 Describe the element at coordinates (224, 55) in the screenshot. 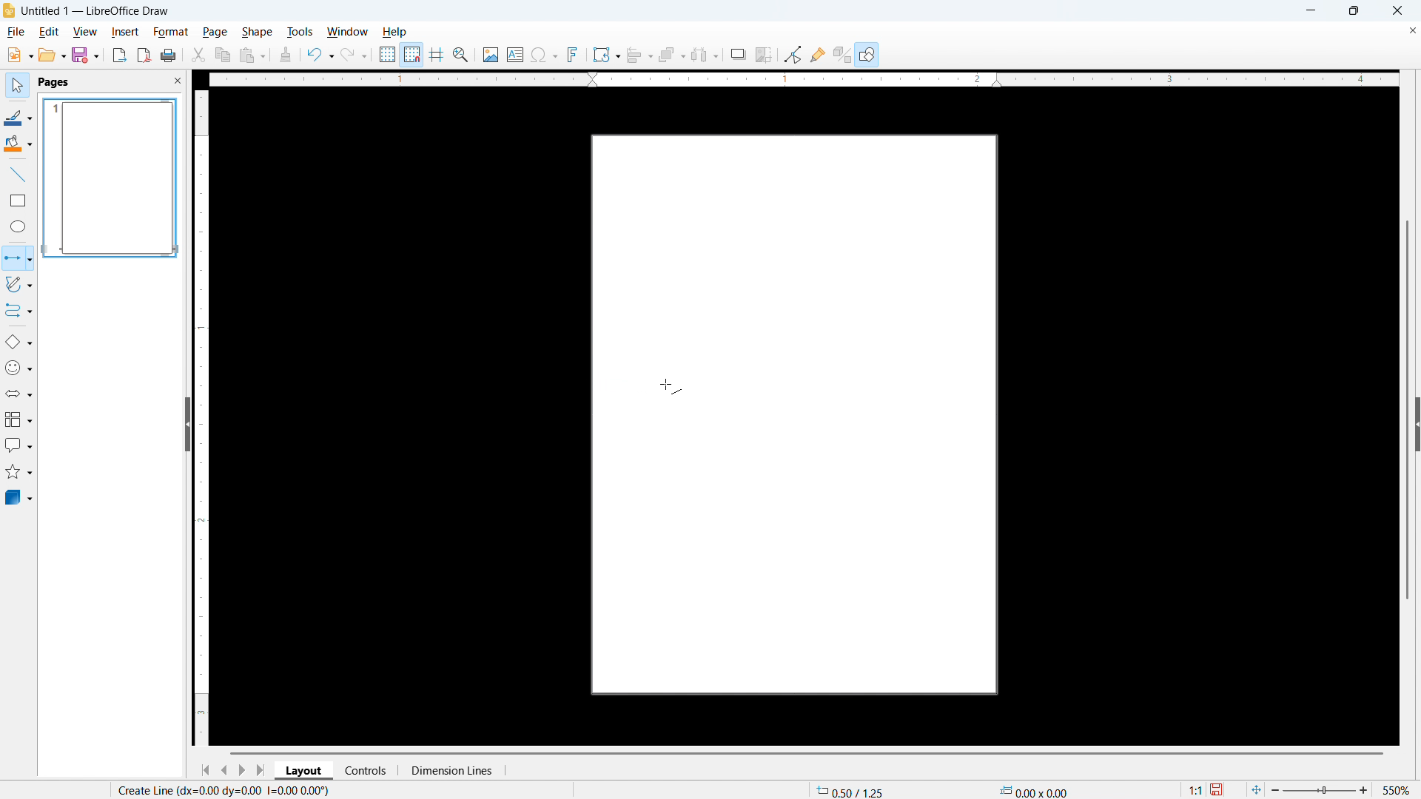

I see `Copy ` at that location.